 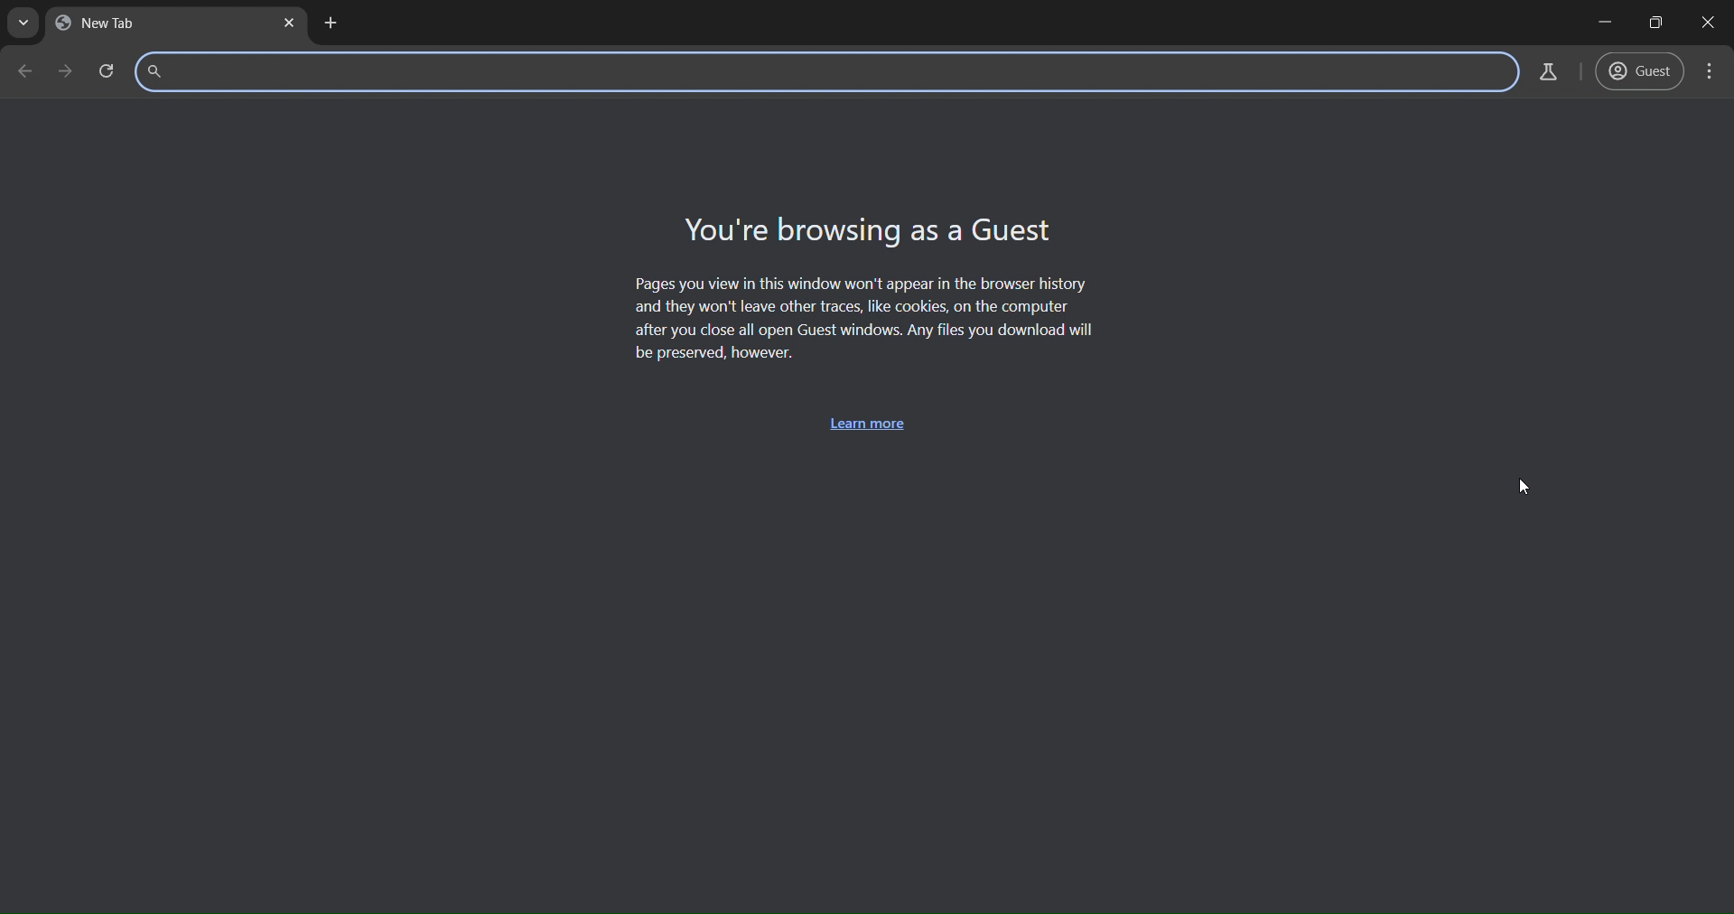 What do you see at coordinates (23, 23) in the screenshot?
I see `search tabs` at bounding box center [23, 23].